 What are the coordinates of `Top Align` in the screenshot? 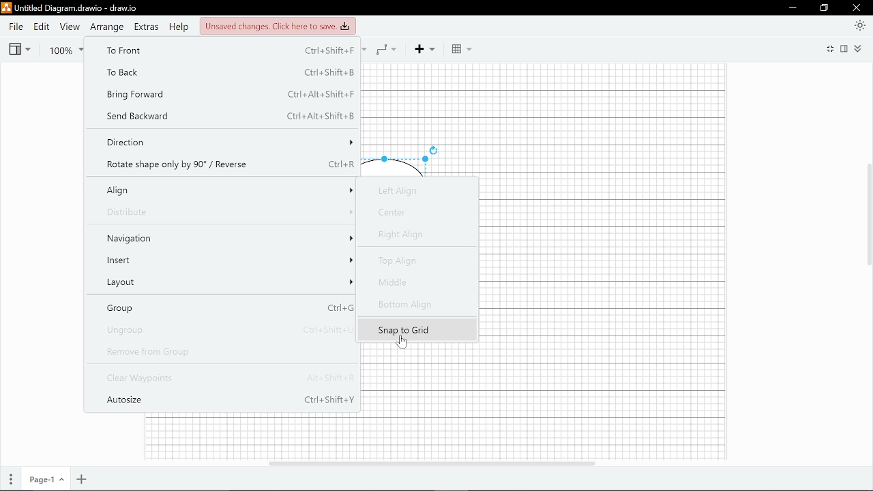 It's located at (415, 263).